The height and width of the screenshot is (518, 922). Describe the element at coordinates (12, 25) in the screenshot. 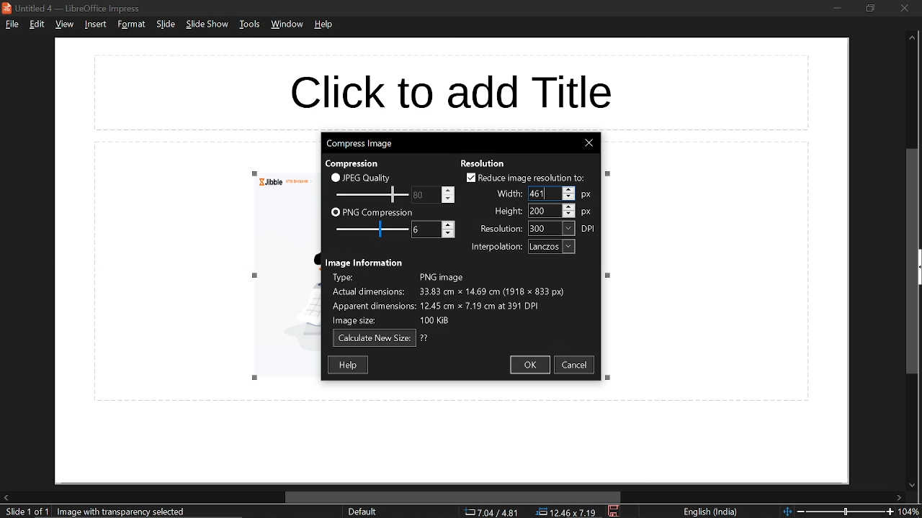

I see `file` at that location.